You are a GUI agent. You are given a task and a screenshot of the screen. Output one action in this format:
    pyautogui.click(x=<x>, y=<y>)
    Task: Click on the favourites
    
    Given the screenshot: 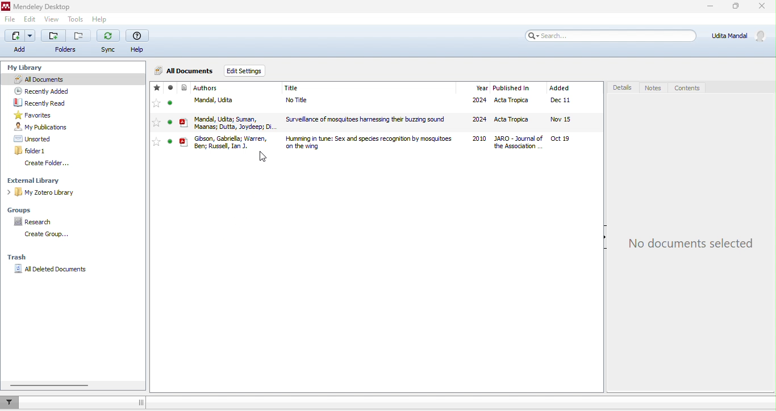 What is the action you would take?
    pyautogui.click(x=36, y=115)
    